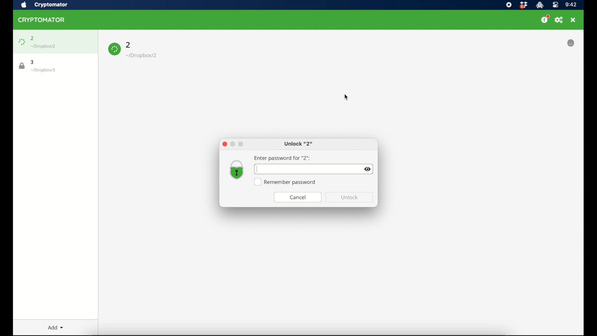  Describe the element at coordinates (508, 5) in the screenshot. I see `screen recorder icon` at that location.